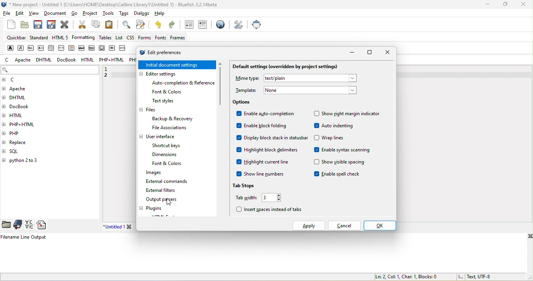 The width and height of the screenshot is (533, 281). What do you see at coordinates (87, 60) in the screenshot?
I see `html` at bounding box center [87, 60].